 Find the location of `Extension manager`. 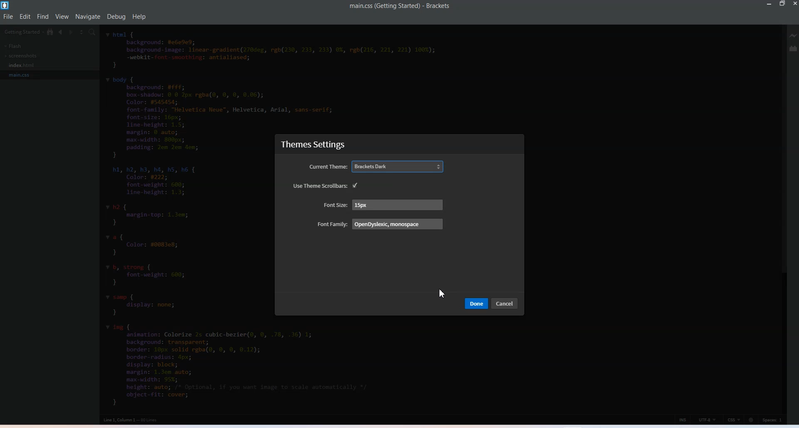

Extension manager is located at coordinates (794, 48).